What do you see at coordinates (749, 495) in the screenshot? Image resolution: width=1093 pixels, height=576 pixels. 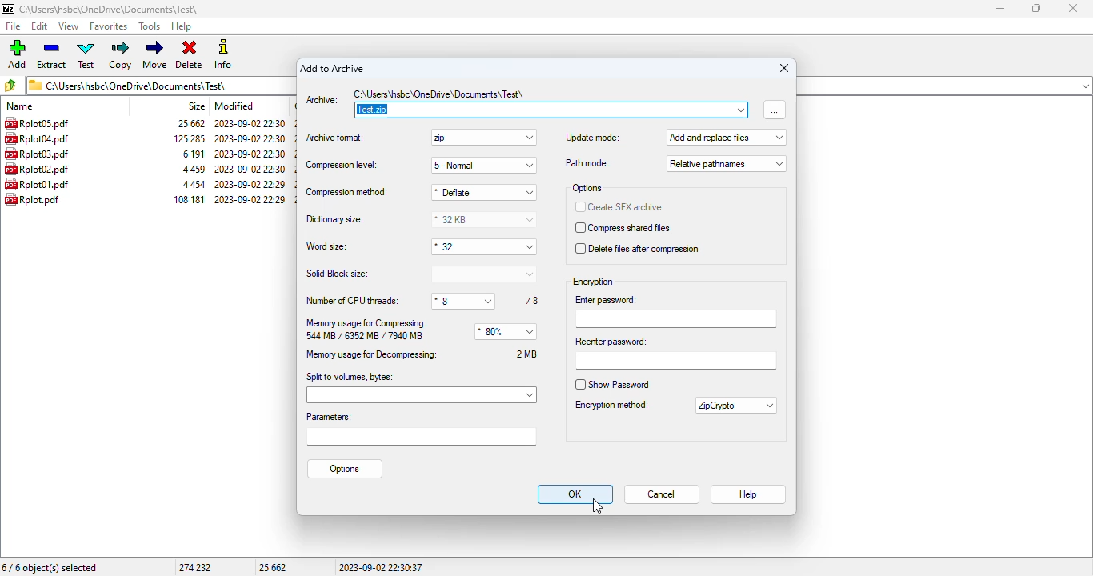 I see `help` at bounding box center [749, 495].